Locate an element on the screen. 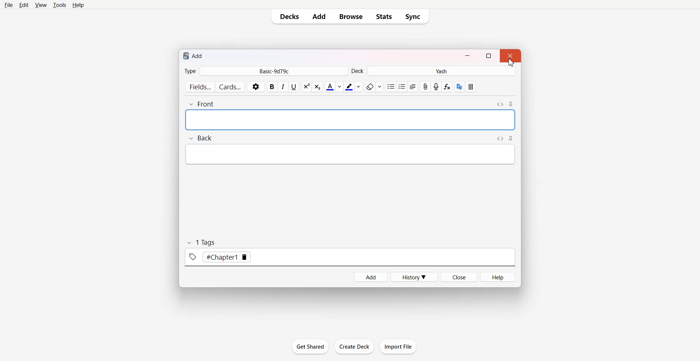  Highlight Text Color is located at coordinates (353, 87).